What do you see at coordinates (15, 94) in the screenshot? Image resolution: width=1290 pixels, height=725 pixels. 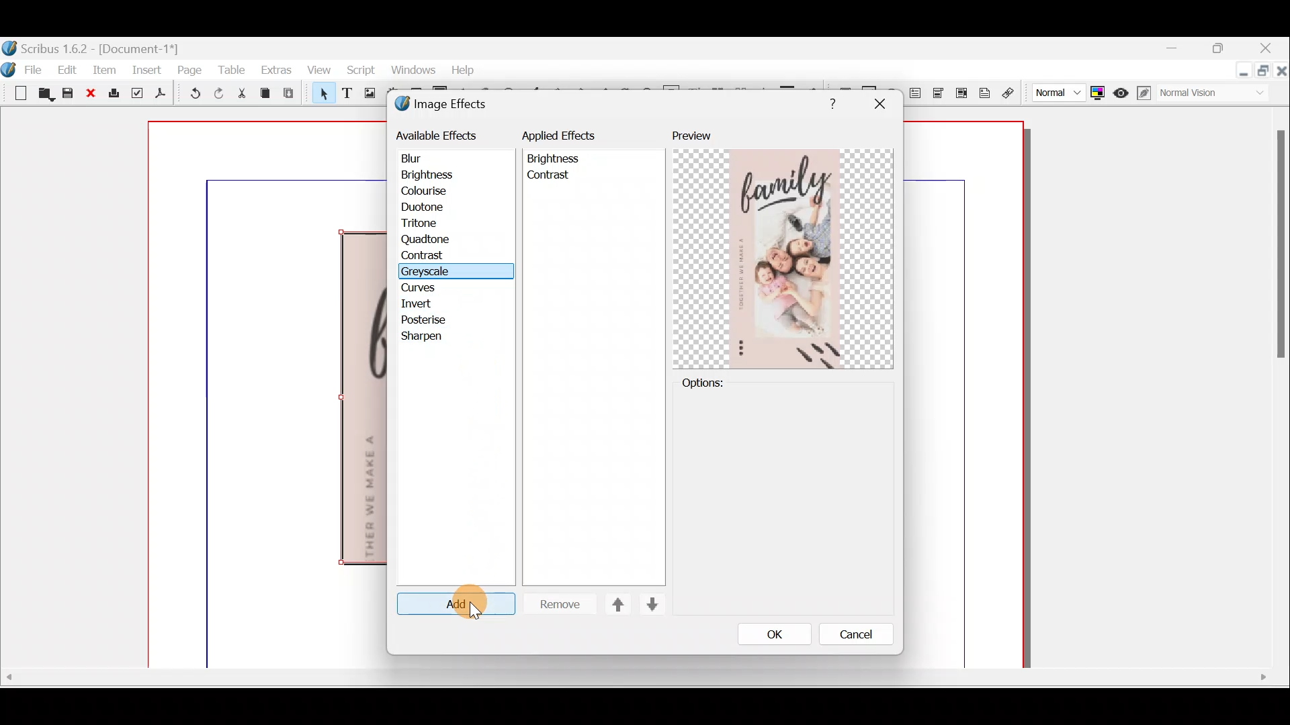 I see `New` at bounding box center [15, 94].